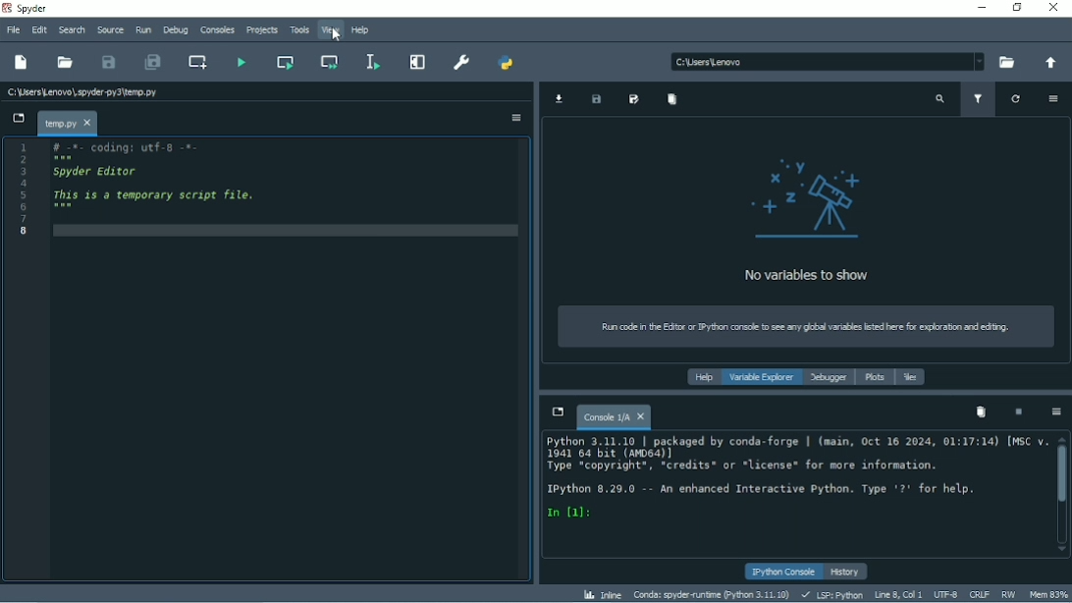 The image size is (1072, 603). Describe the element at coordinates (560, 98) in the screenshot. I see `Import data` at that location.